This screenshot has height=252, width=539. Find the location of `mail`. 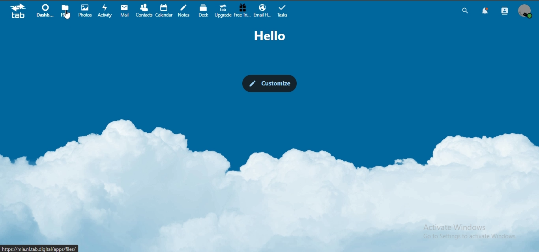

mail is located at coordinates (125, 10).